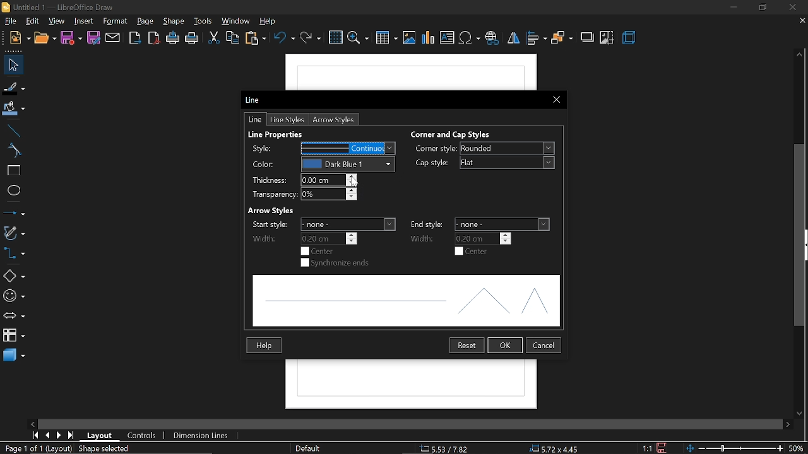  I want to click on symbol shapes, so click(13, 296).